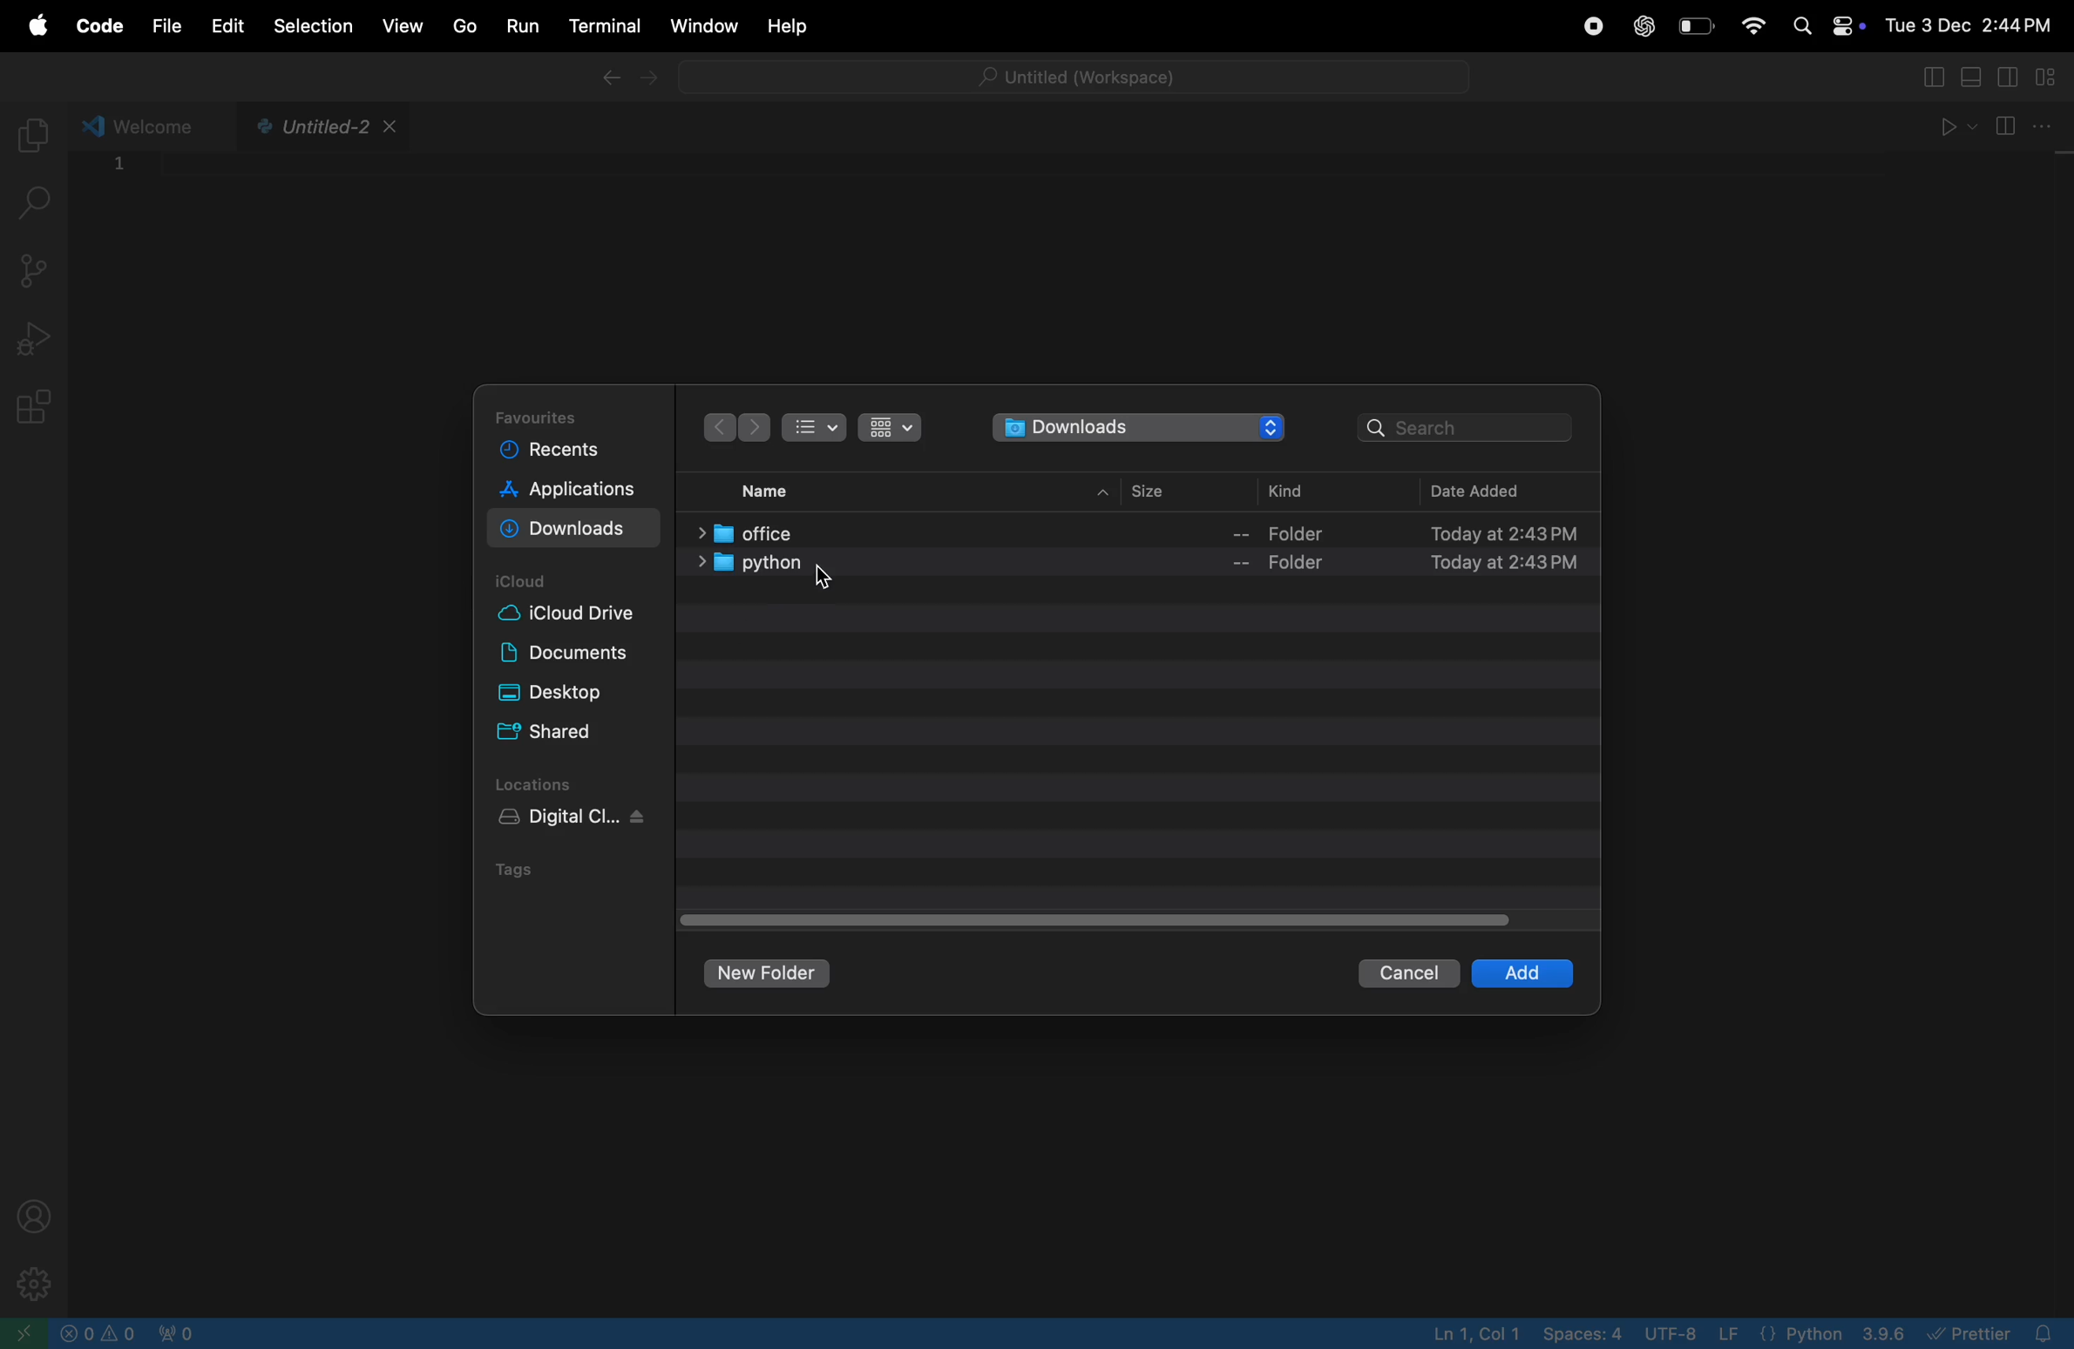  I want to click on chatgpt, so click(1645, 28).